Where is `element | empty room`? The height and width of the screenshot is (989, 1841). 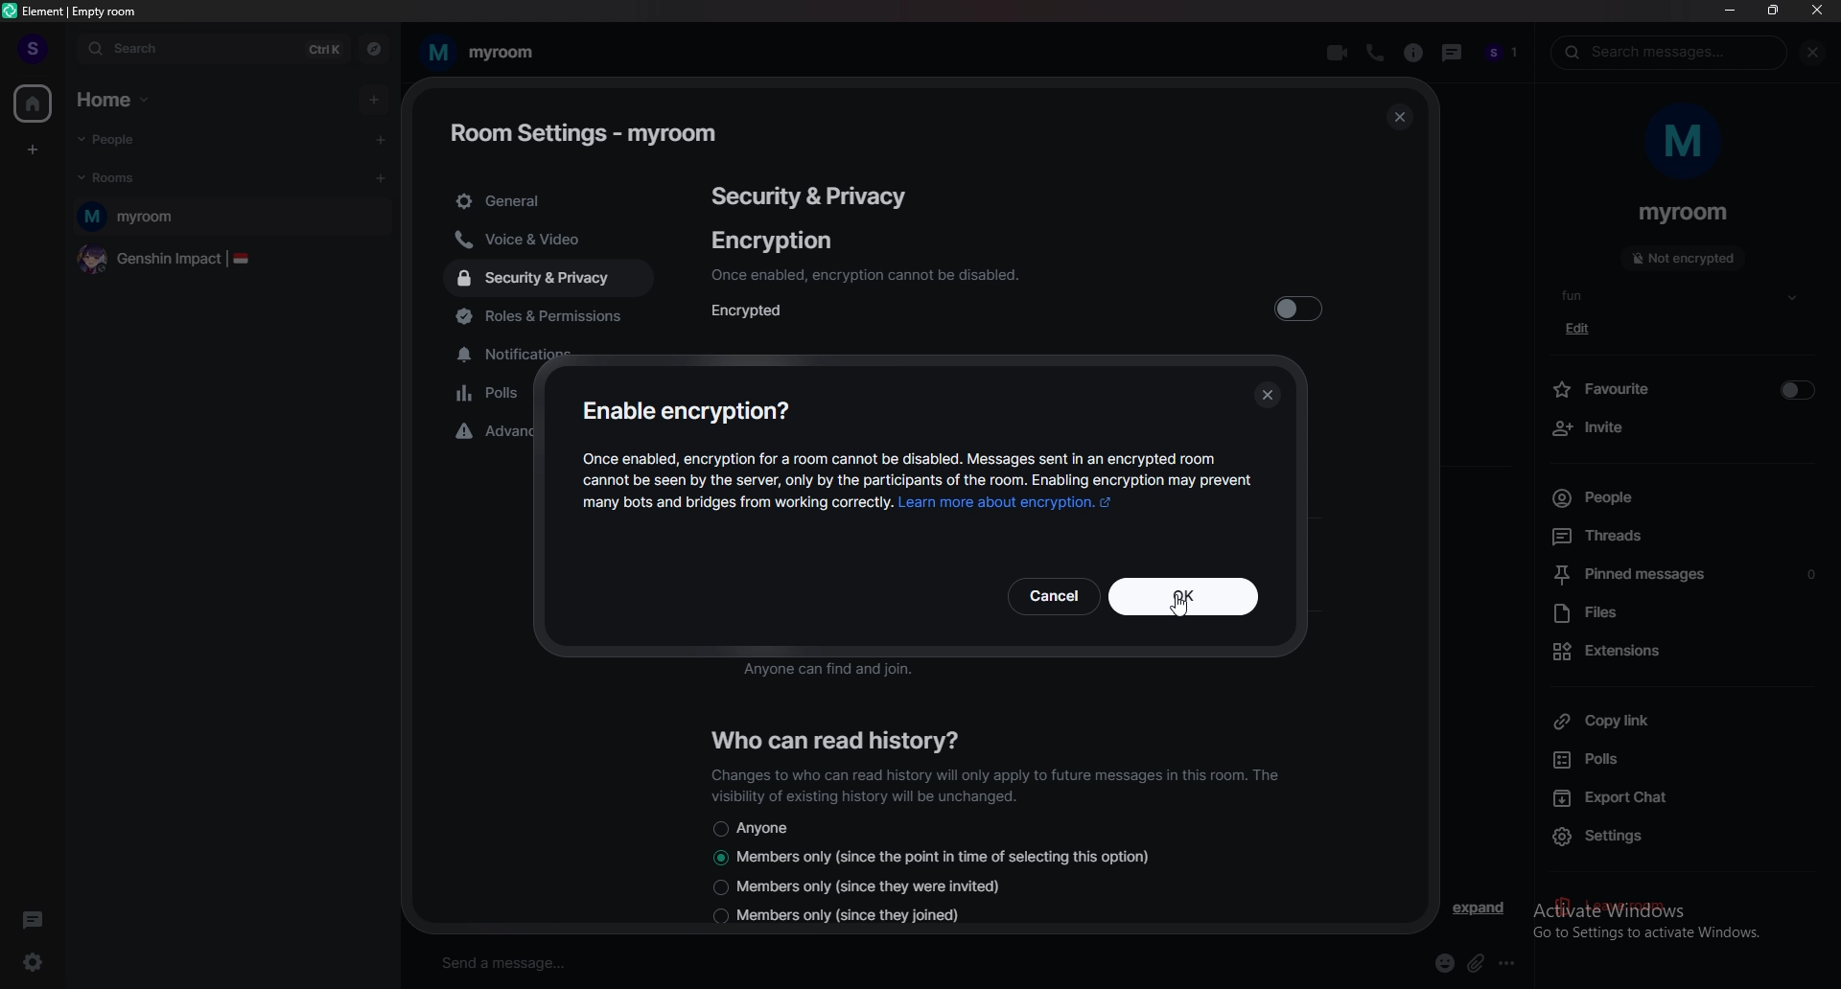
element | empty room is located at coordinates (82, 10).